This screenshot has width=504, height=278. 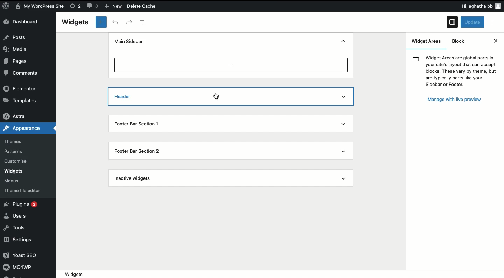 What do you see at coordinates (217, 96) in the screenshot?
I see `cursor` at bounding box center [217, 96].